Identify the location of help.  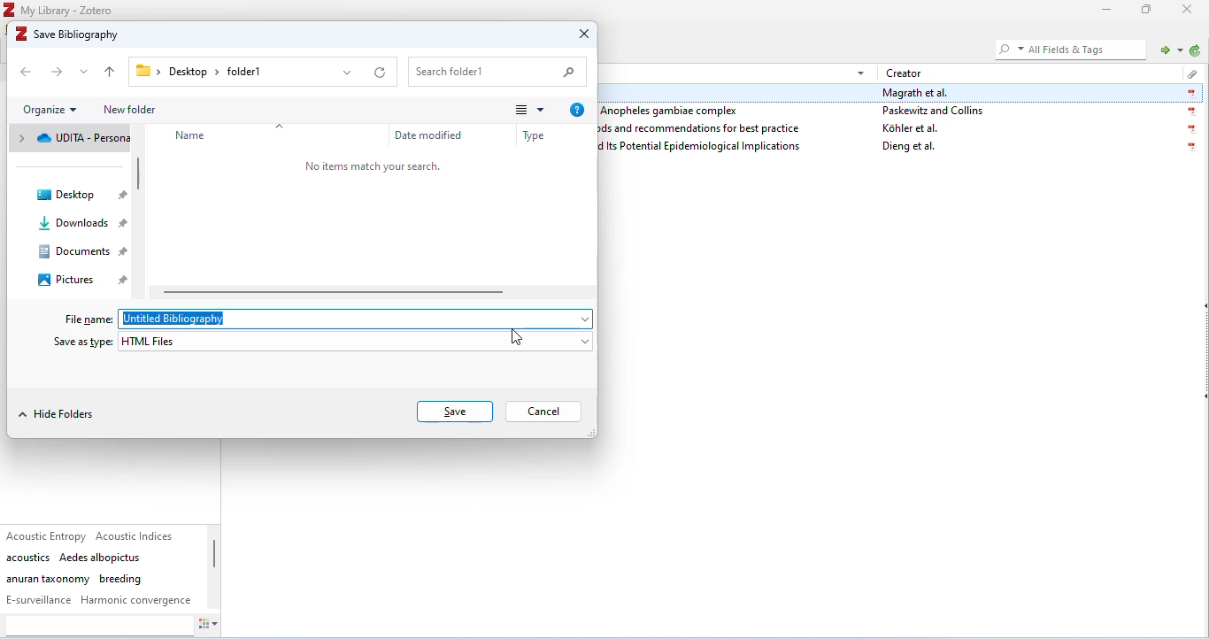
(579, 111).